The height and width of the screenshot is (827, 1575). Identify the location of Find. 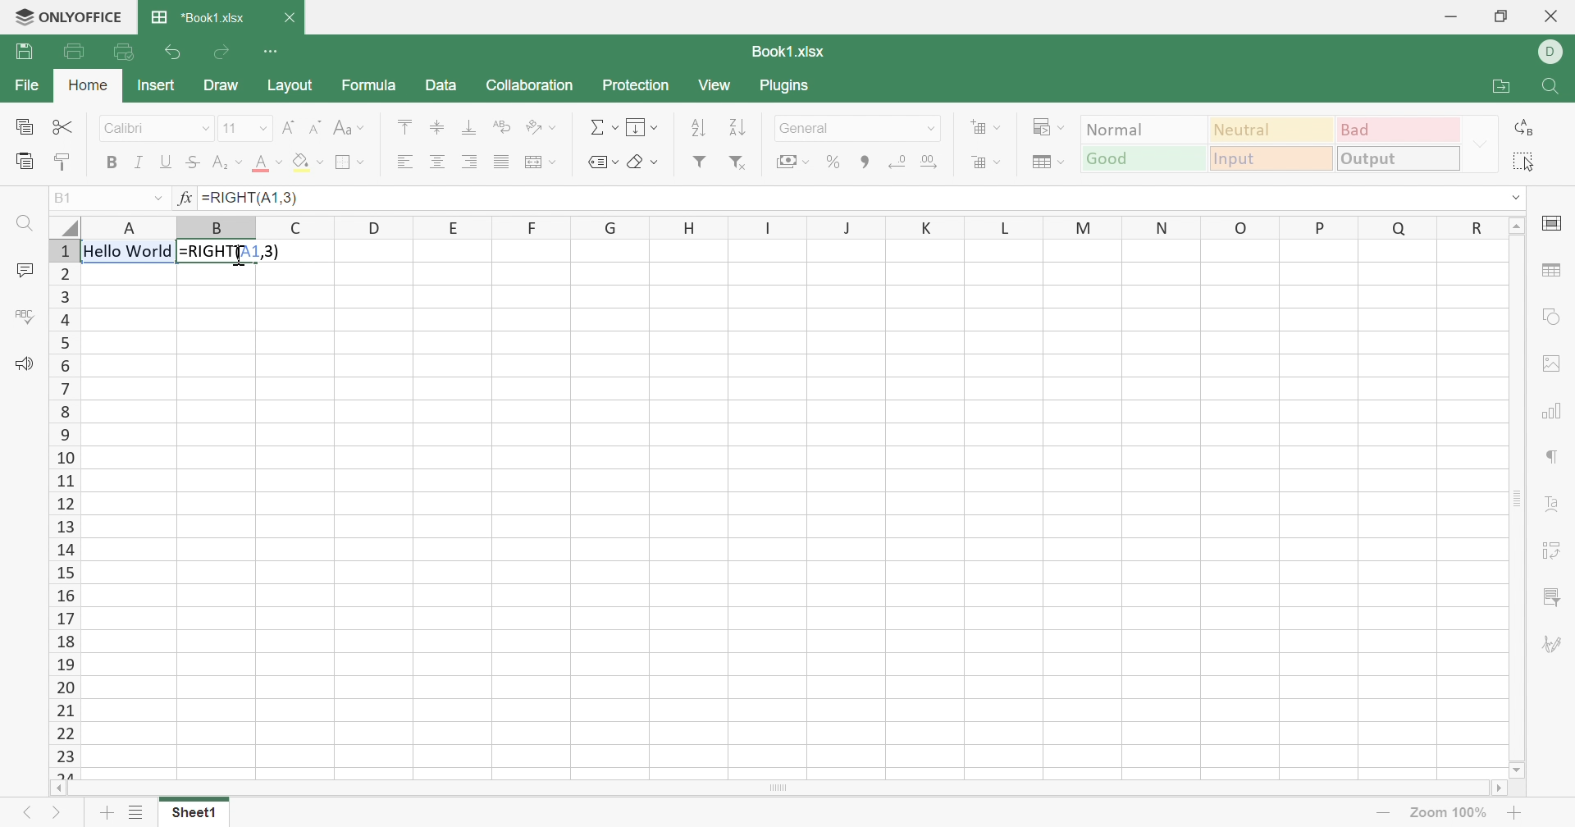
(1554, 86).